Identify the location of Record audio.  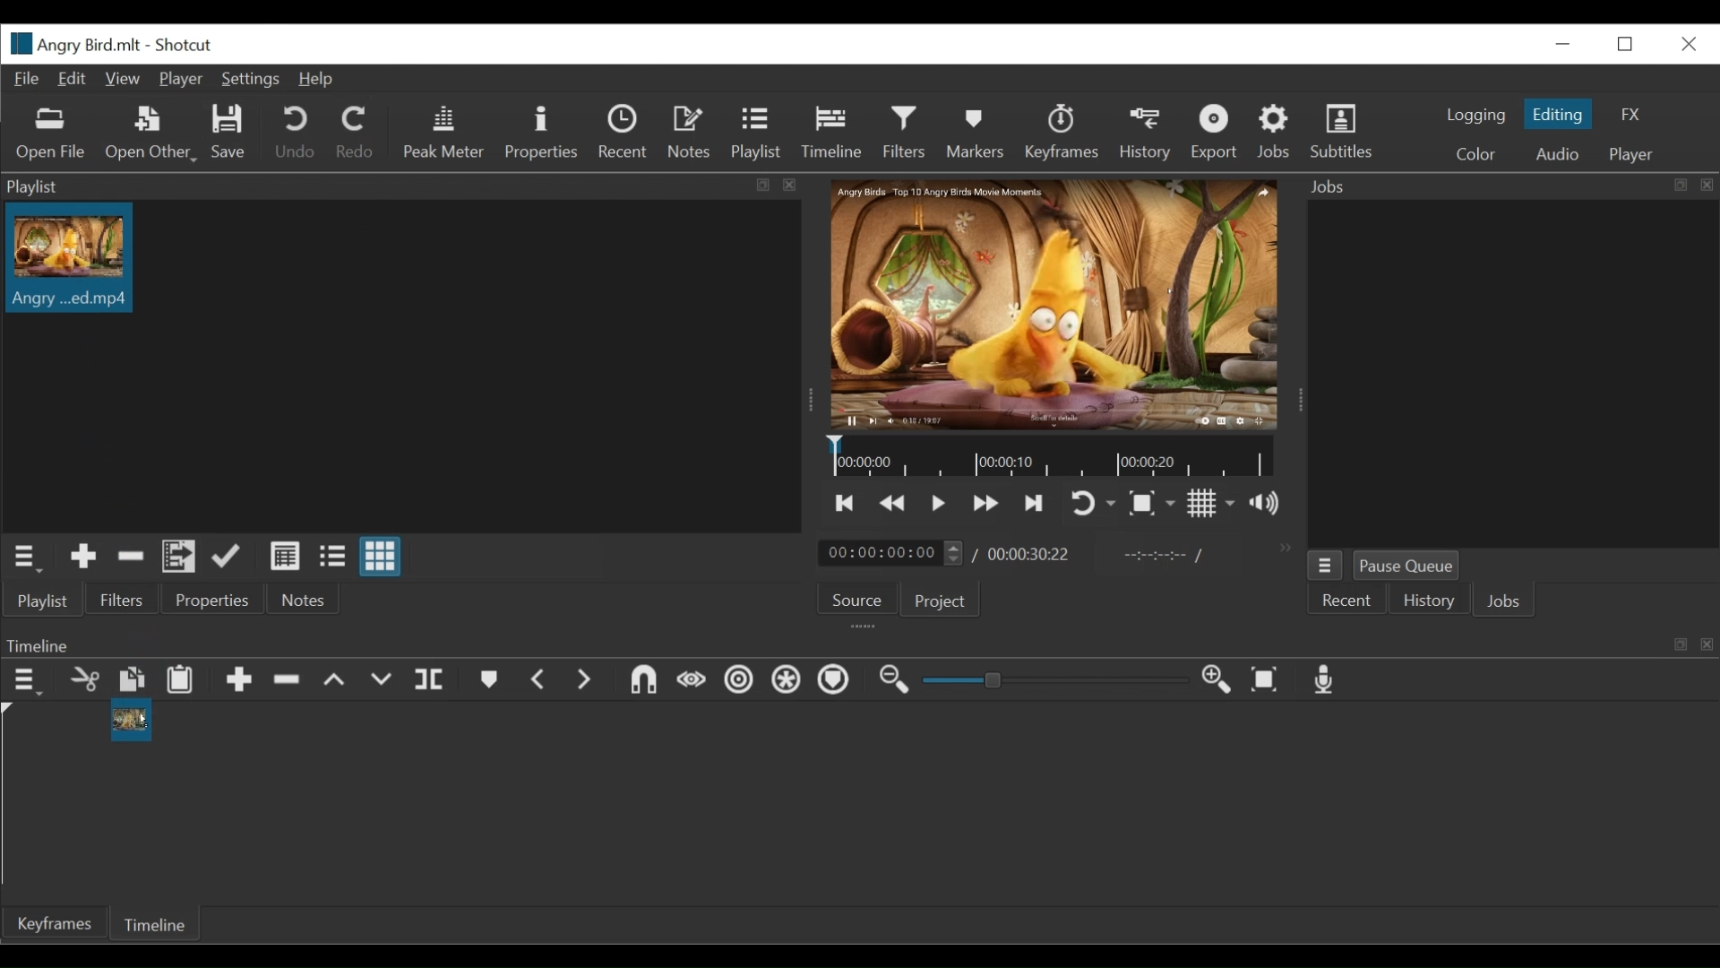
(1326, 680).